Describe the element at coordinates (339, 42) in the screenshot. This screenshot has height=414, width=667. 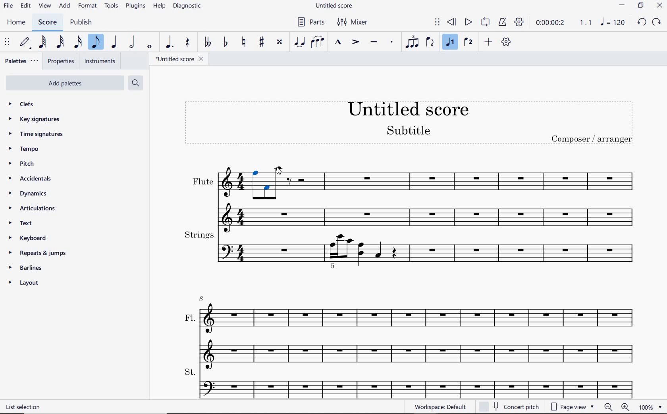
I see `MARCATO` at that location.